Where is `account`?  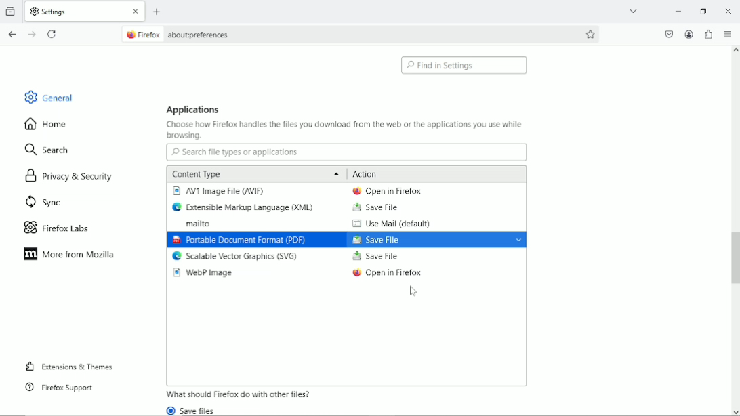 account is located at coordinates (689, 35).